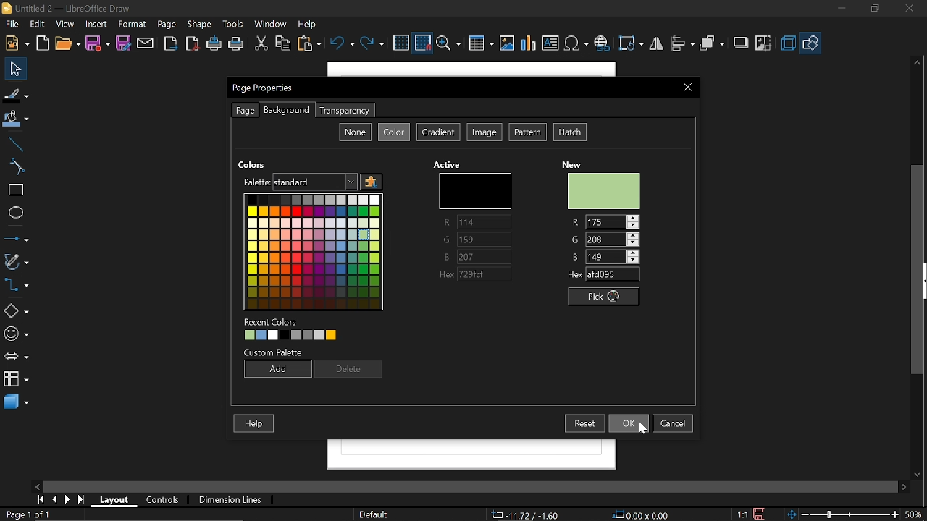  What do you see at coordinates (607, 297) in the screenshot?
I see `Pick` at bounding box center [607, 297].